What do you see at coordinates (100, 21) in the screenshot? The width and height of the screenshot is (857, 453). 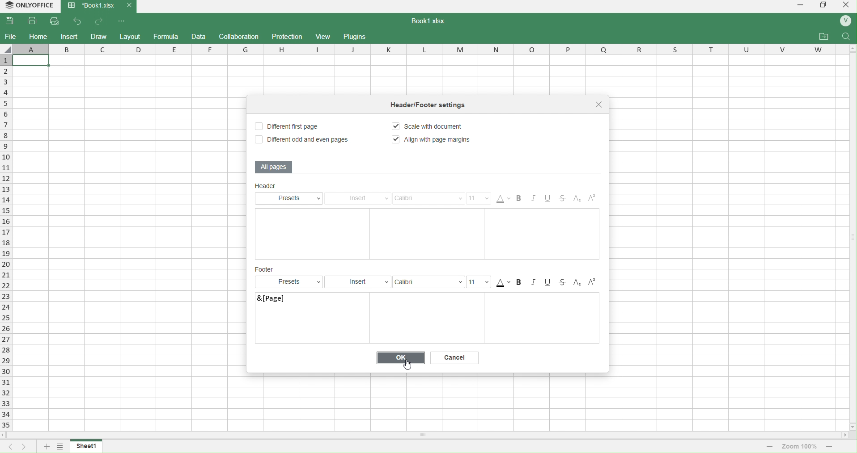 I see `forward` at bounding box center [100, 21].